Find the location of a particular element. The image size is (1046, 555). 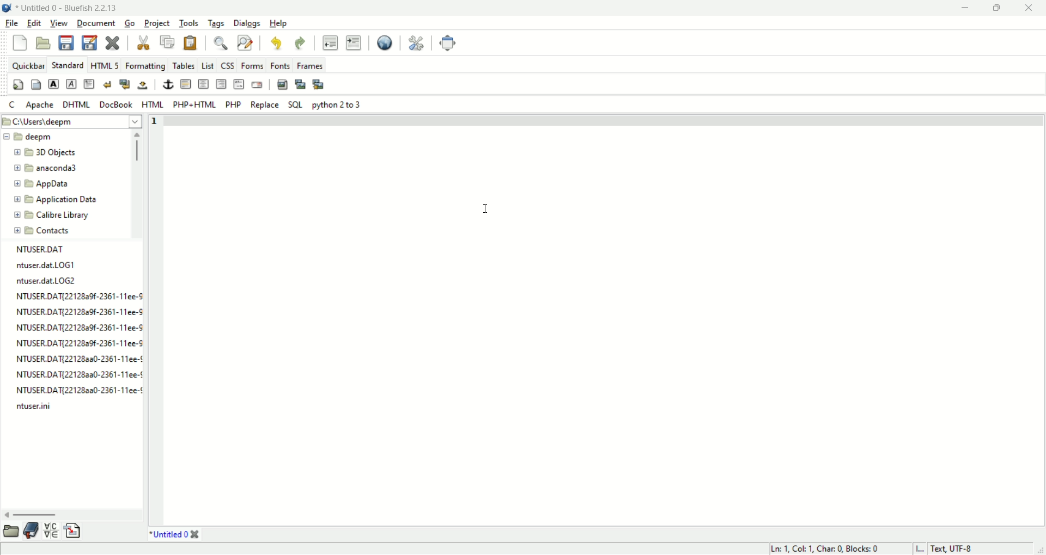

indent is located at coordinates (354, 42).